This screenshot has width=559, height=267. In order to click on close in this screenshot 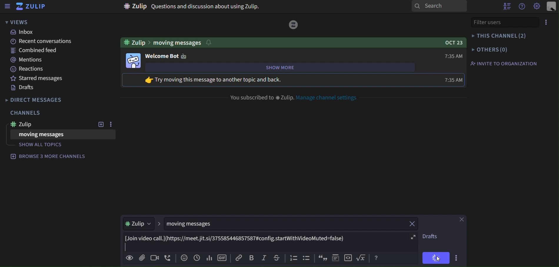, I will do `click(463, 219)`.